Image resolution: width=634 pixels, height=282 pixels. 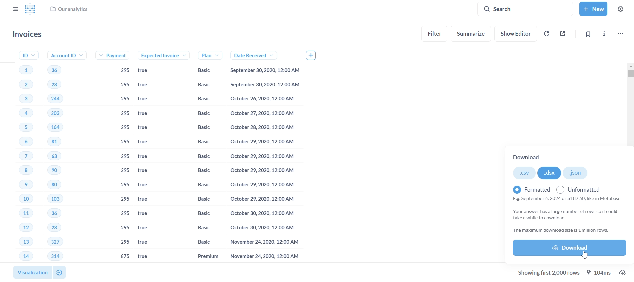 What do you see at coordinates (261, 227) in the screenshot?
I see `October 30, 2020, 12:00 AM` at bounding box center [261, 227].